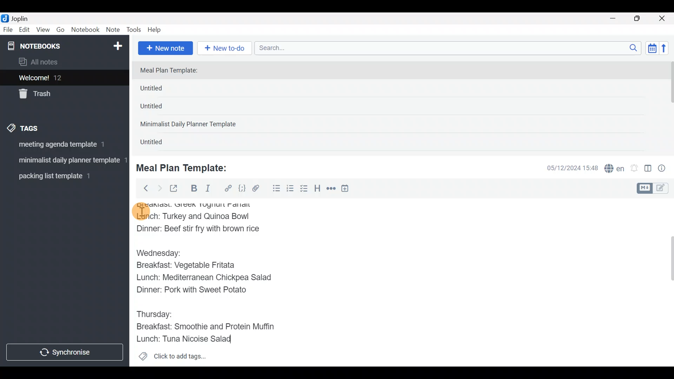 This screenshot has height=379, width=674. What do you see at coordinates (635, 169) in the screenshot?
I see `Set alarm` at bounding box center [635, 169].